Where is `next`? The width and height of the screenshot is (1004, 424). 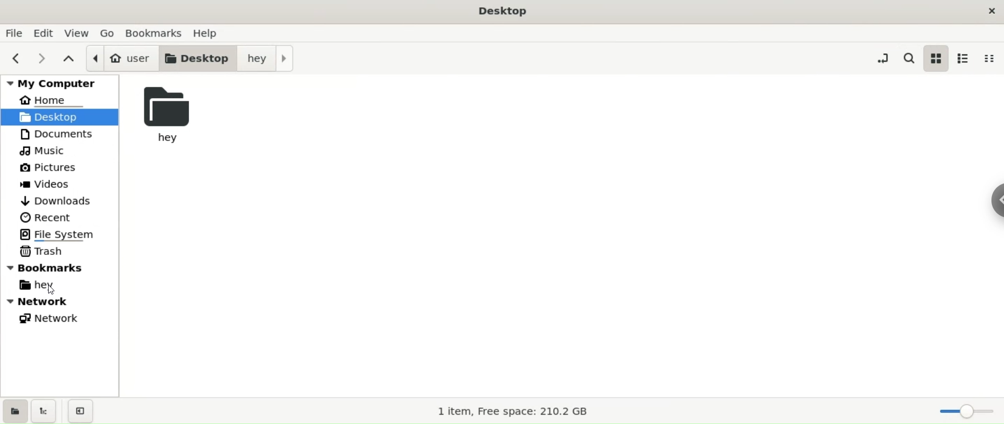
next is located at coordinates (47, 59).